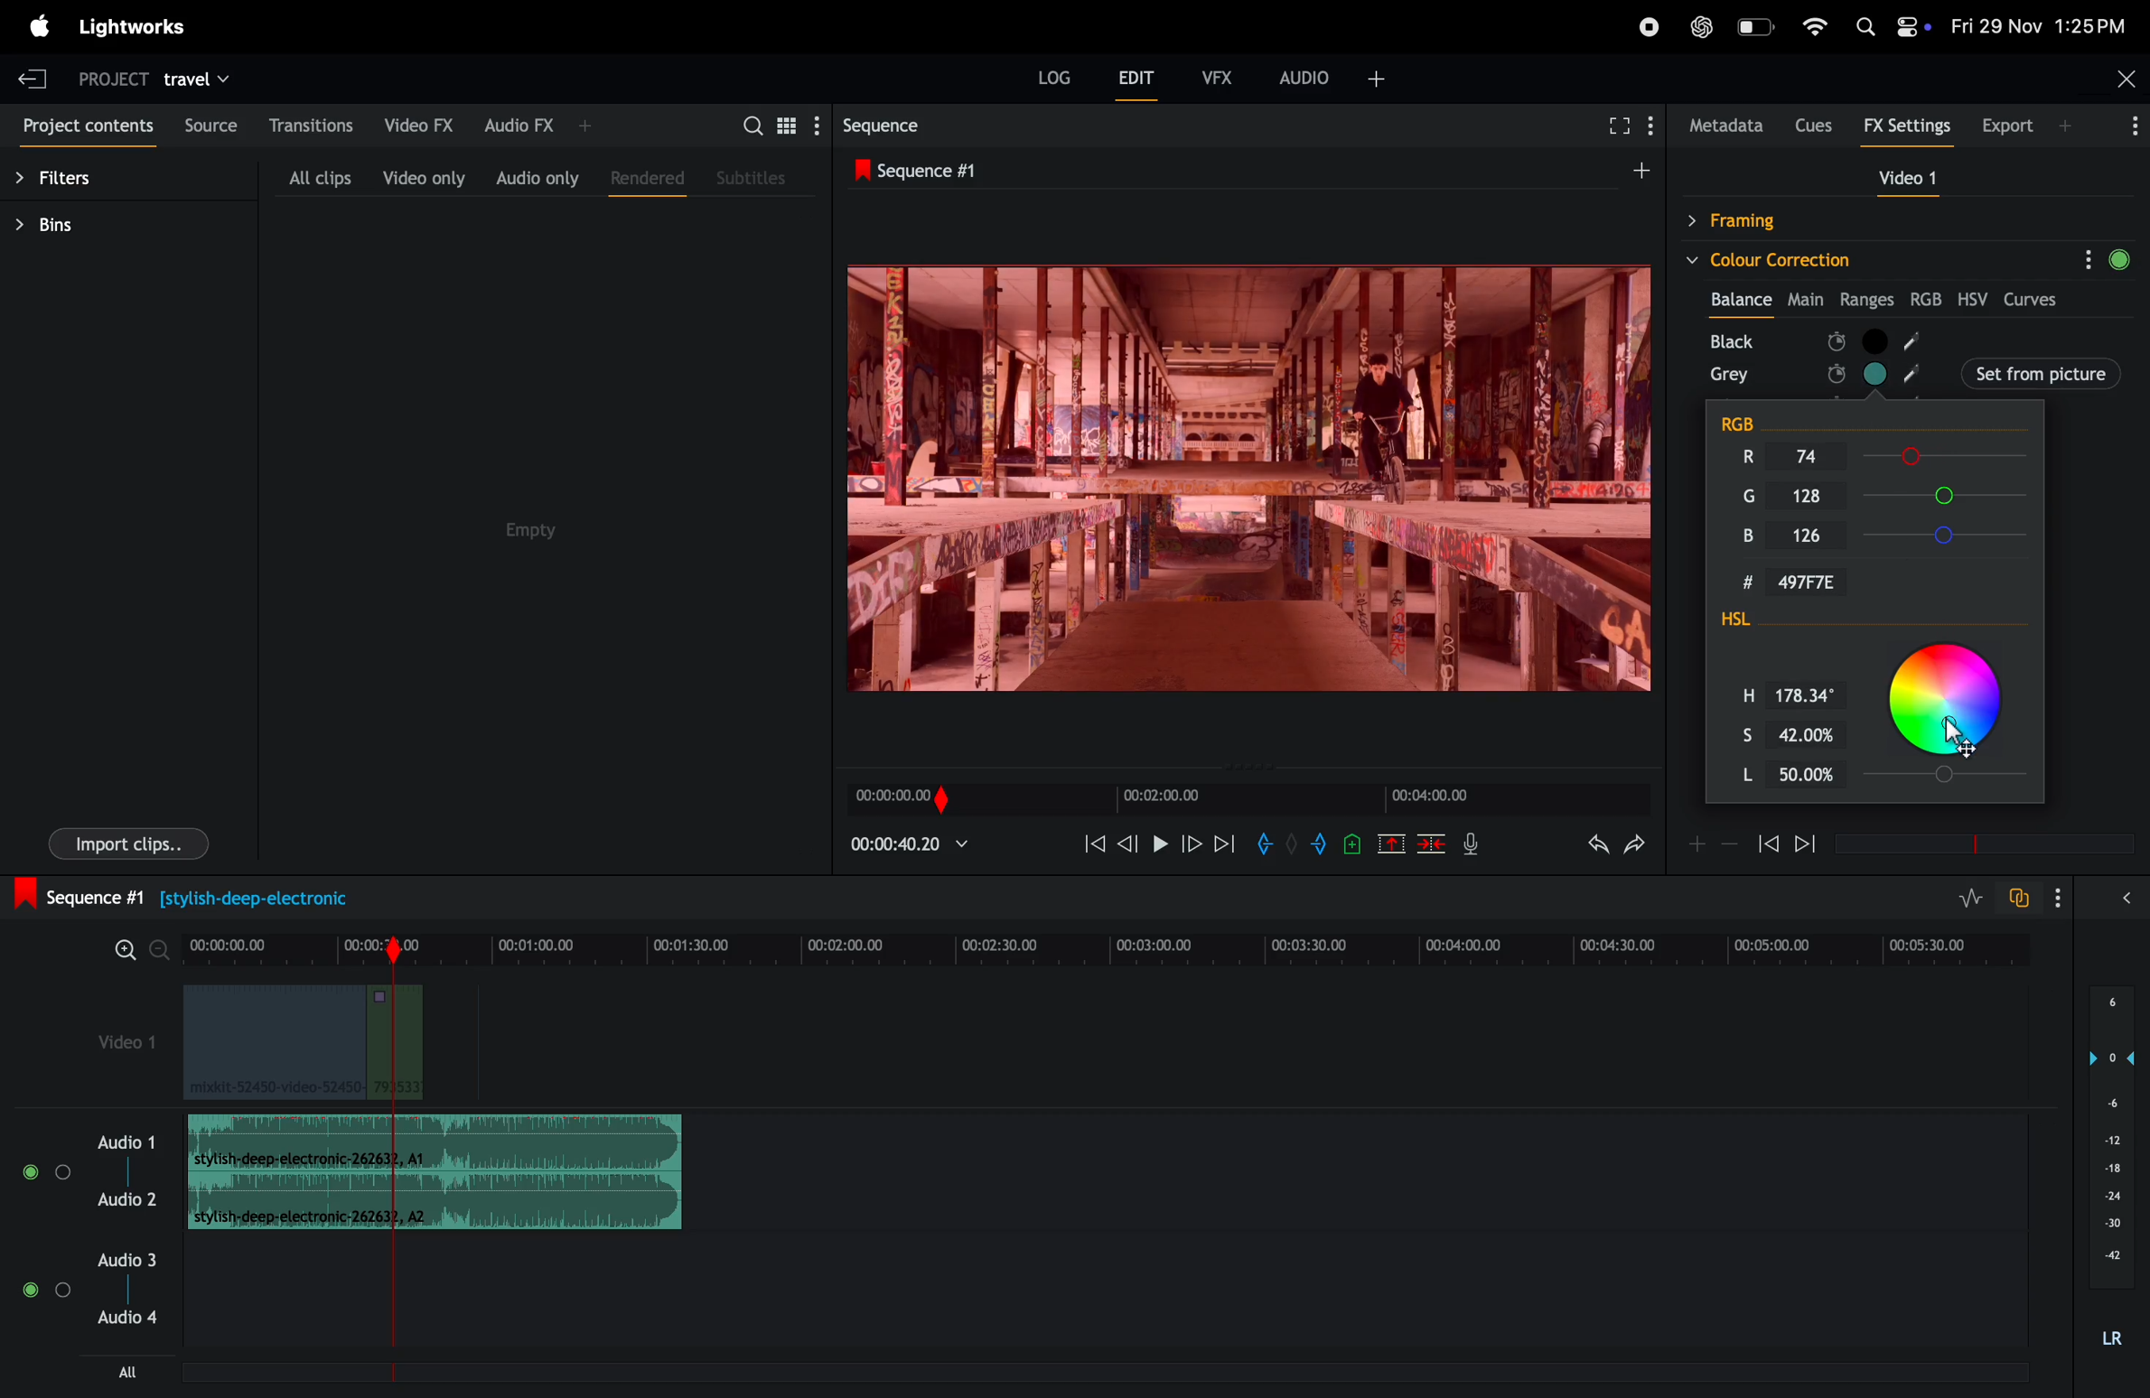  I want to click on forward play, so click(1225, 847).